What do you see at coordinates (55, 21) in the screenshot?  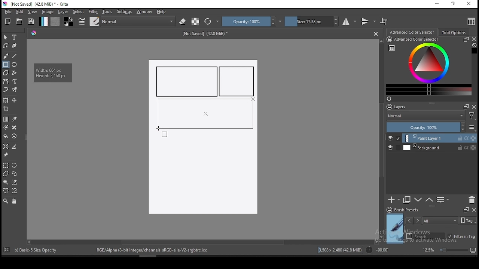 I see `pattern` at bounding box center [55, 21].